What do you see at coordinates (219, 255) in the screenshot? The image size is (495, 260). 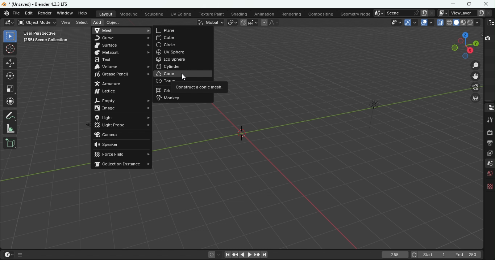 I see `Auto keyframing` at bounding box center [219, 255].